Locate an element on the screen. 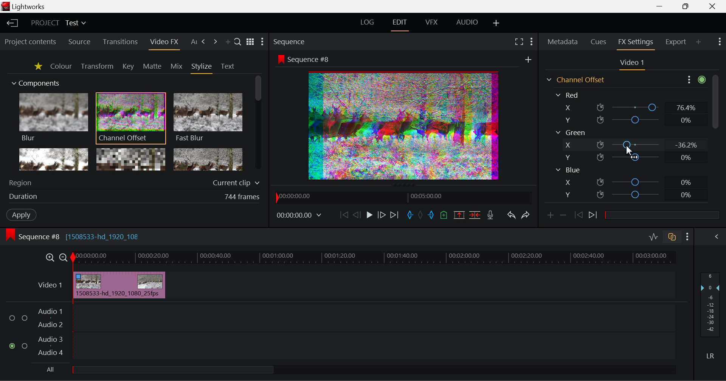 This screenshot has height=381, width=726. Full Screen is located at coordinates (520, 43).